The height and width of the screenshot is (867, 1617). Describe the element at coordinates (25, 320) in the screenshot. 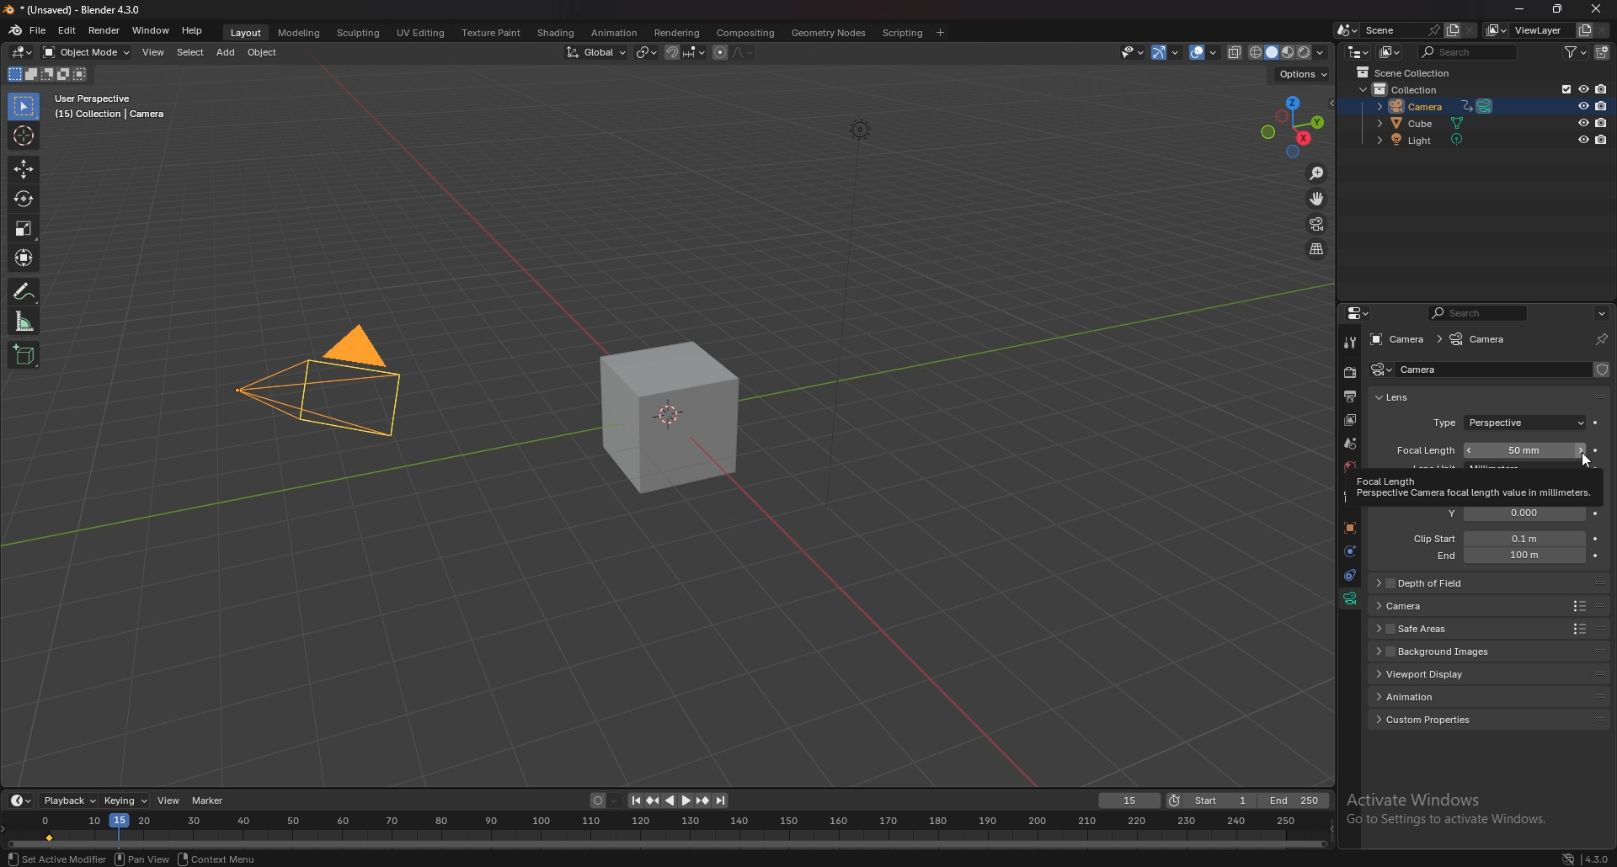

I see `measure` at that location.